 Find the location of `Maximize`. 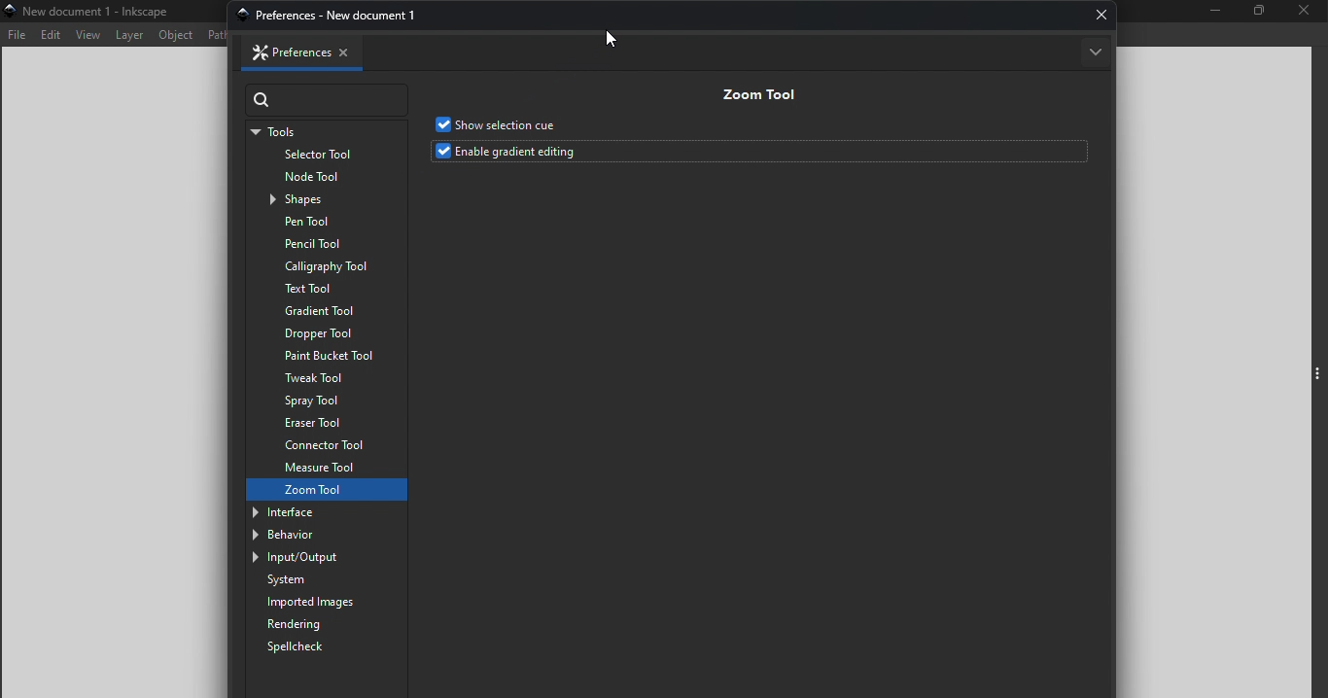

Maximize is located at coordinates (1257, 14).